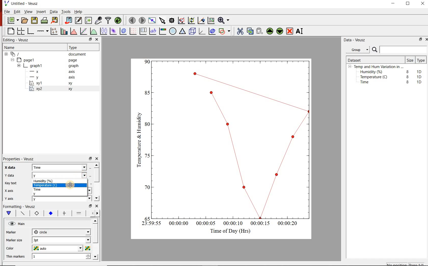 The width and height of the screenshot is (428, 266). I want to click on Thin Markers, so click(16, 257).